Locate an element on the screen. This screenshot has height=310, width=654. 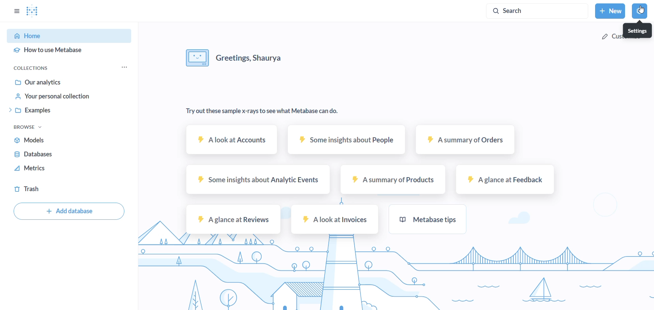
settings is located at coordinates (638, 29).